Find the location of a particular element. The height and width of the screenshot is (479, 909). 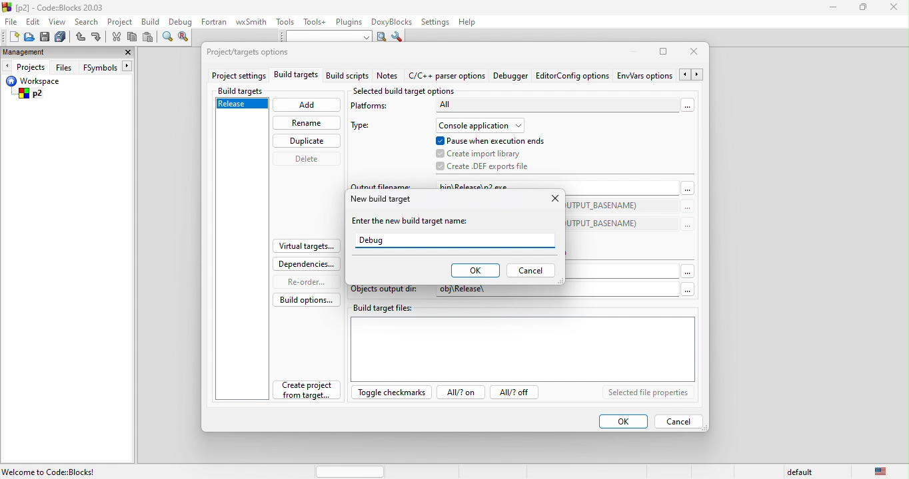

create import library  is located at coordinates (492, 154).